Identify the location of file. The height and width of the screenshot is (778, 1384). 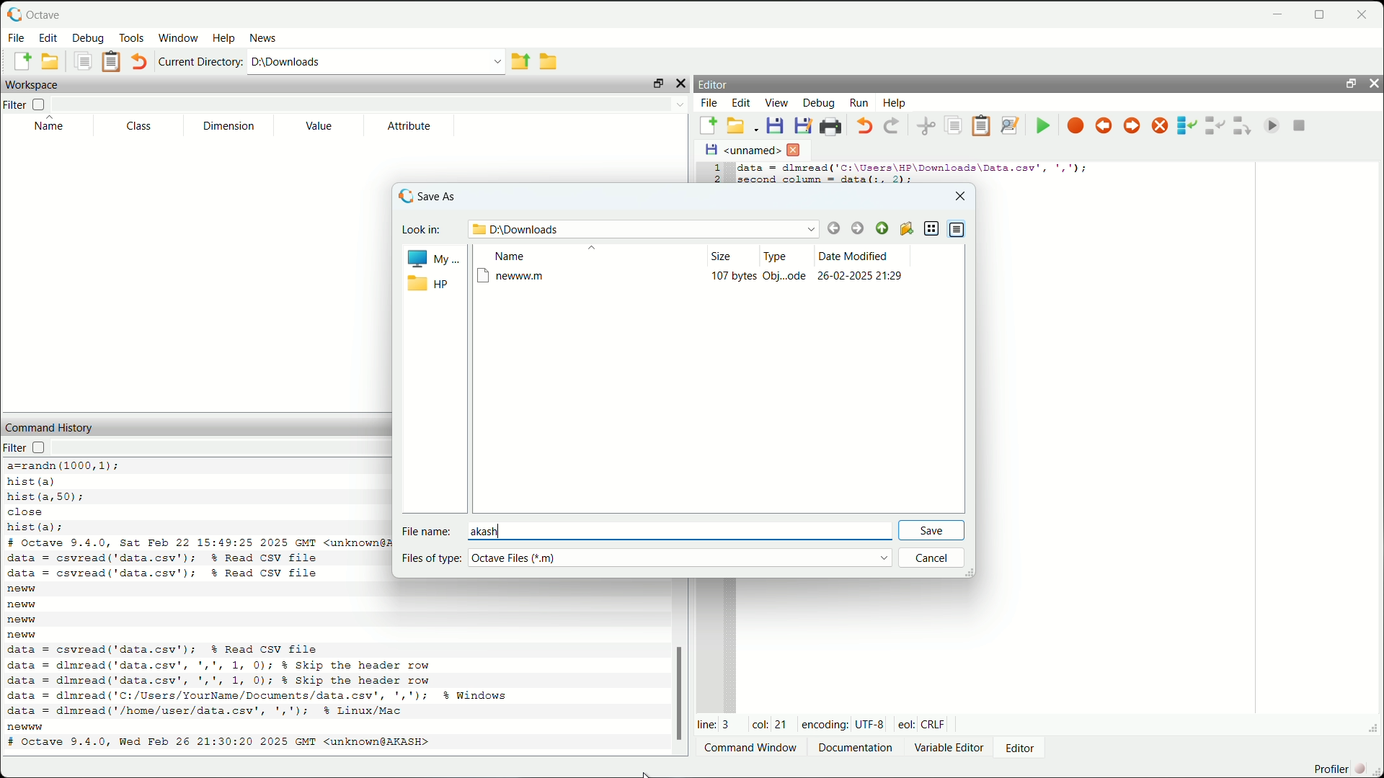
(707, 104).